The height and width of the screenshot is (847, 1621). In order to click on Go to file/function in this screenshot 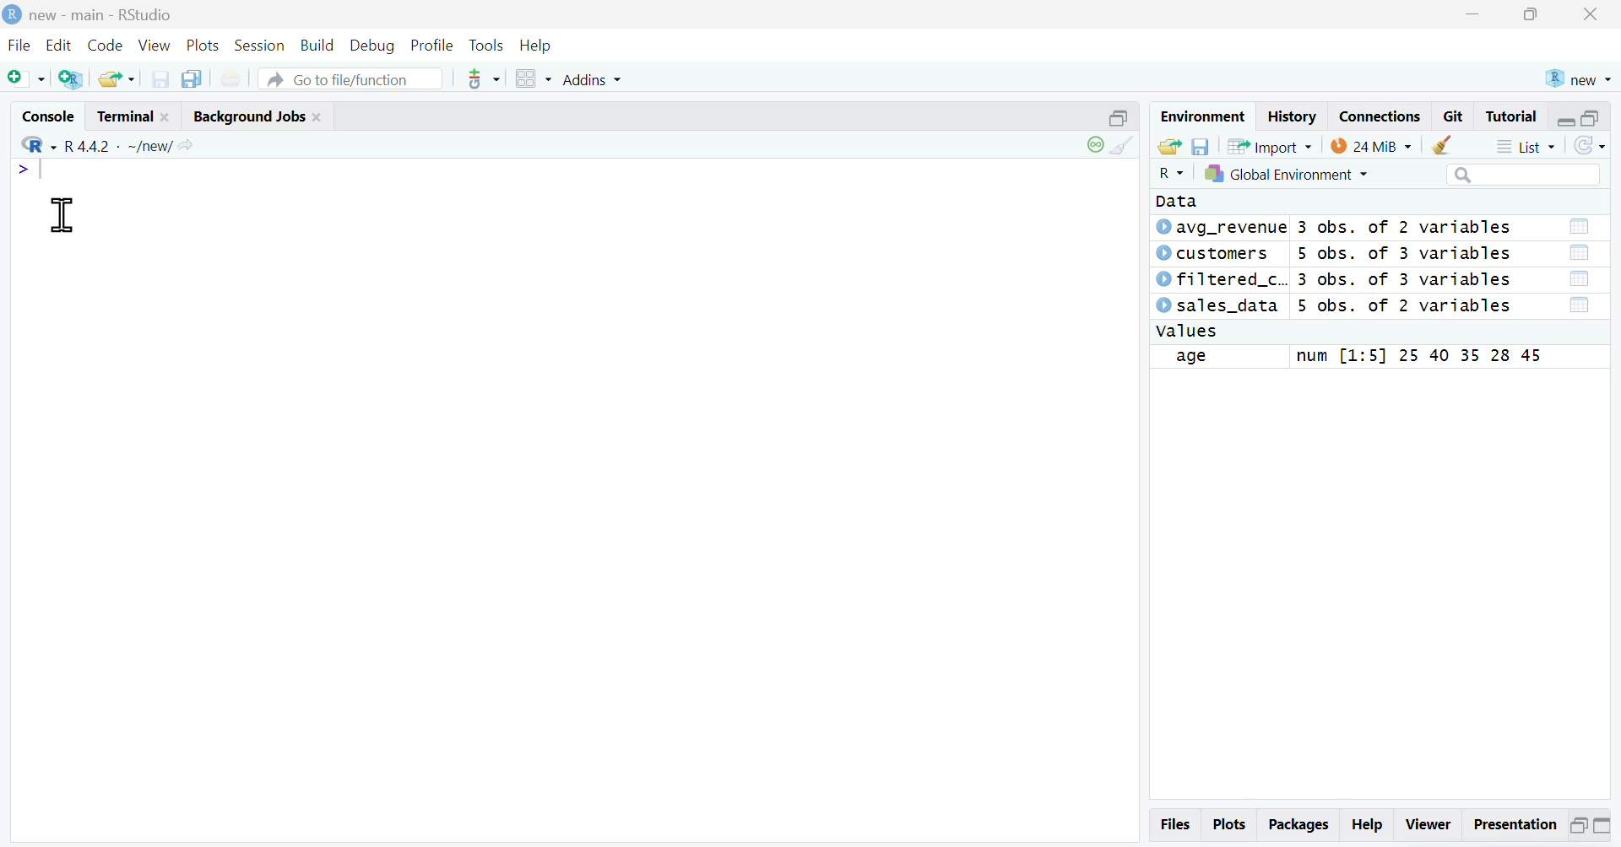, I will do `click(351, 78)`.